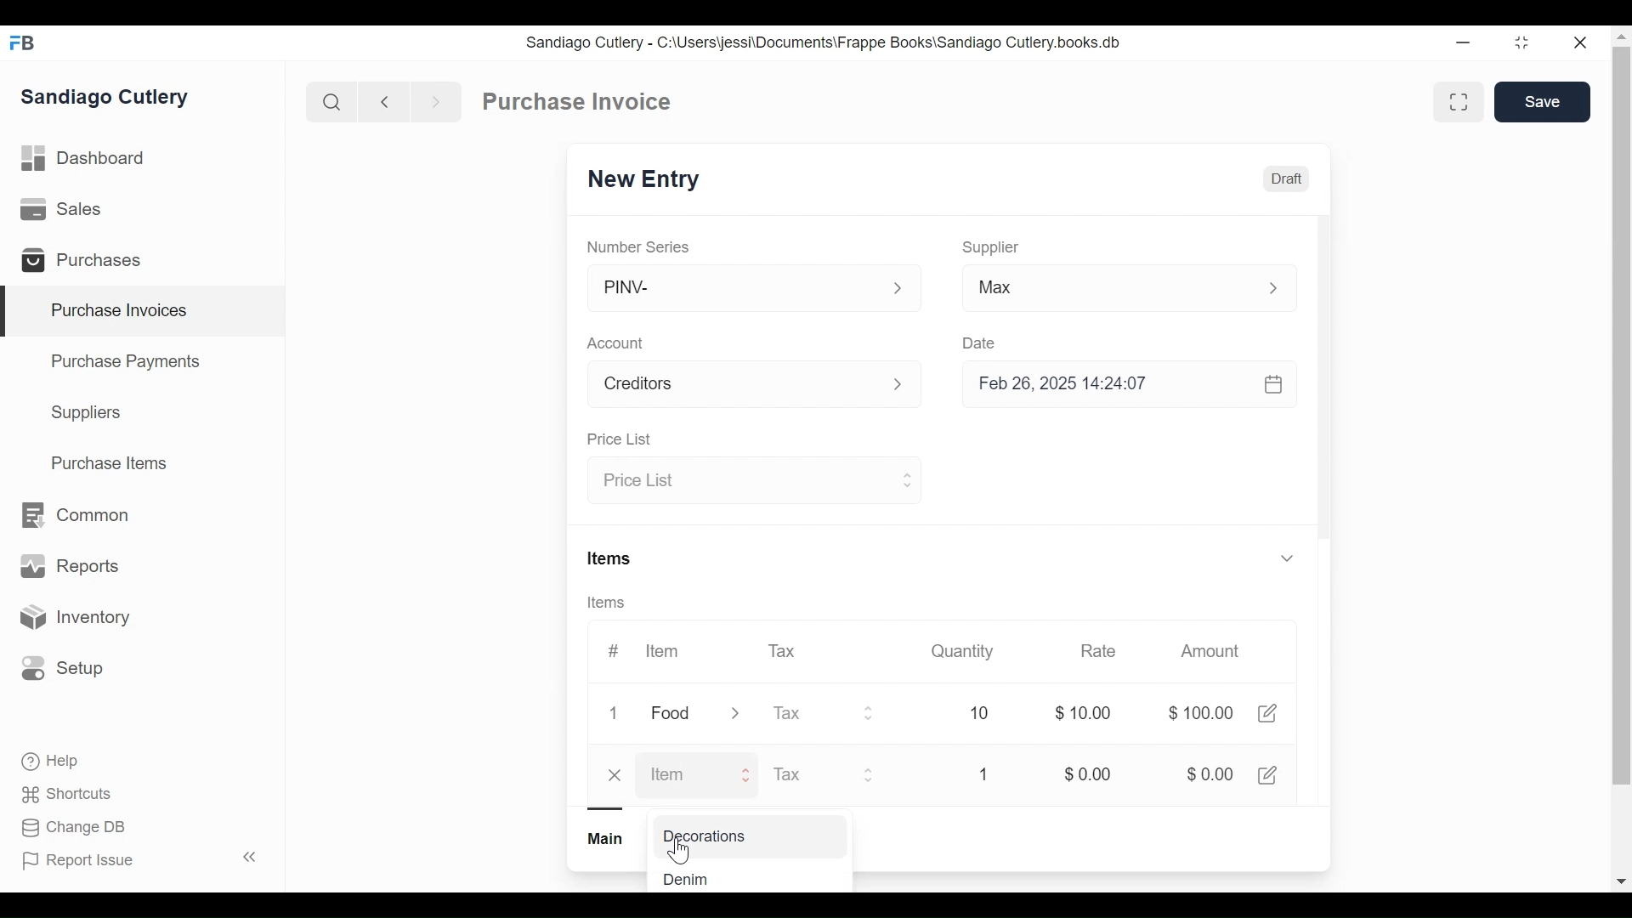  What do you see at coordinates (28, 44) in the screenshot?
I see `Frappe Books Desktop icon` at bounding box center [28, 44].